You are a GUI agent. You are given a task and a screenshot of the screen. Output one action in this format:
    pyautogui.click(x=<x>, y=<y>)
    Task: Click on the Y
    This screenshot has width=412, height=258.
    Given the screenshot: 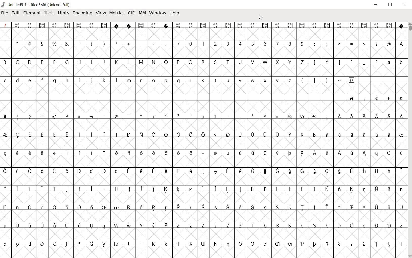 What is the action you would take?
    pyautogui.click(x=289, y=62)
    